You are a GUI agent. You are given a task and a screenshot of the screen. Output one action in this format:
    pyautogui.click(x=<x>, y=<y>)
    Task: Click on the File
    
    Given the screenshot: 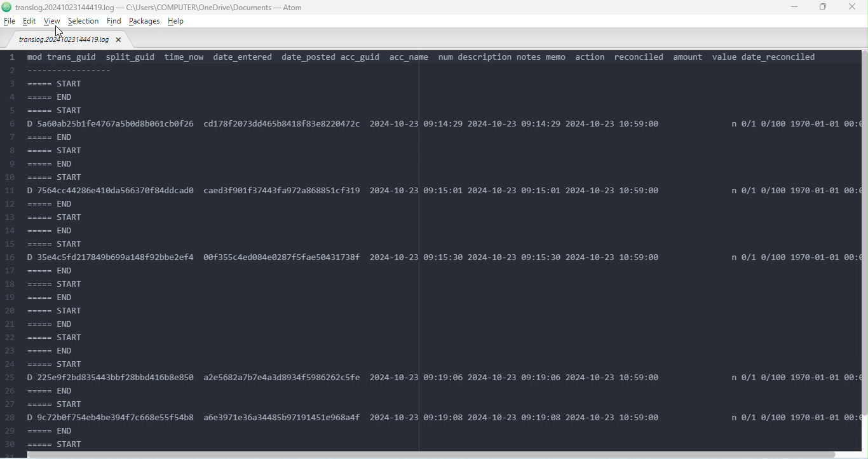 What is the action you would take?
    pyautogui.click(x=10, y=21)
    